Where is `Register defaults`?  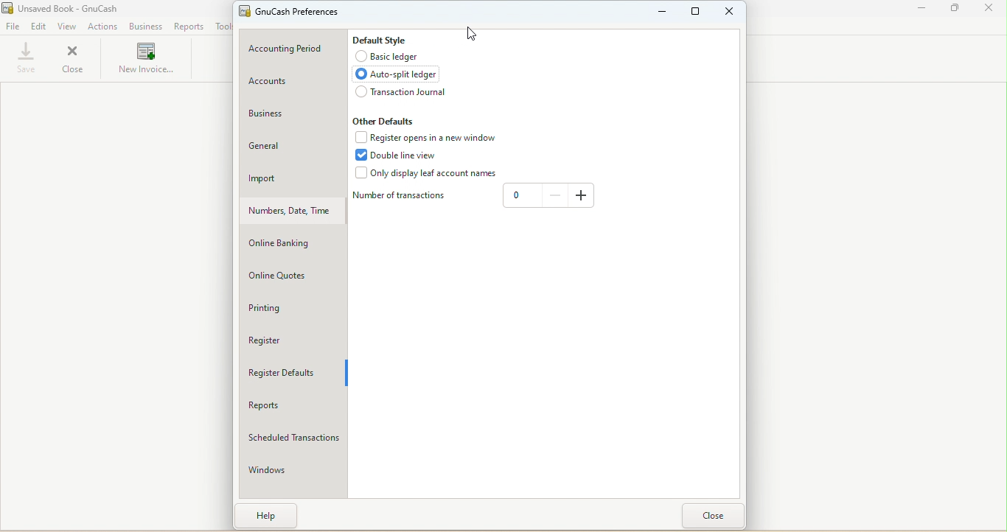
Register defaults is located at coordinates (292, 371).